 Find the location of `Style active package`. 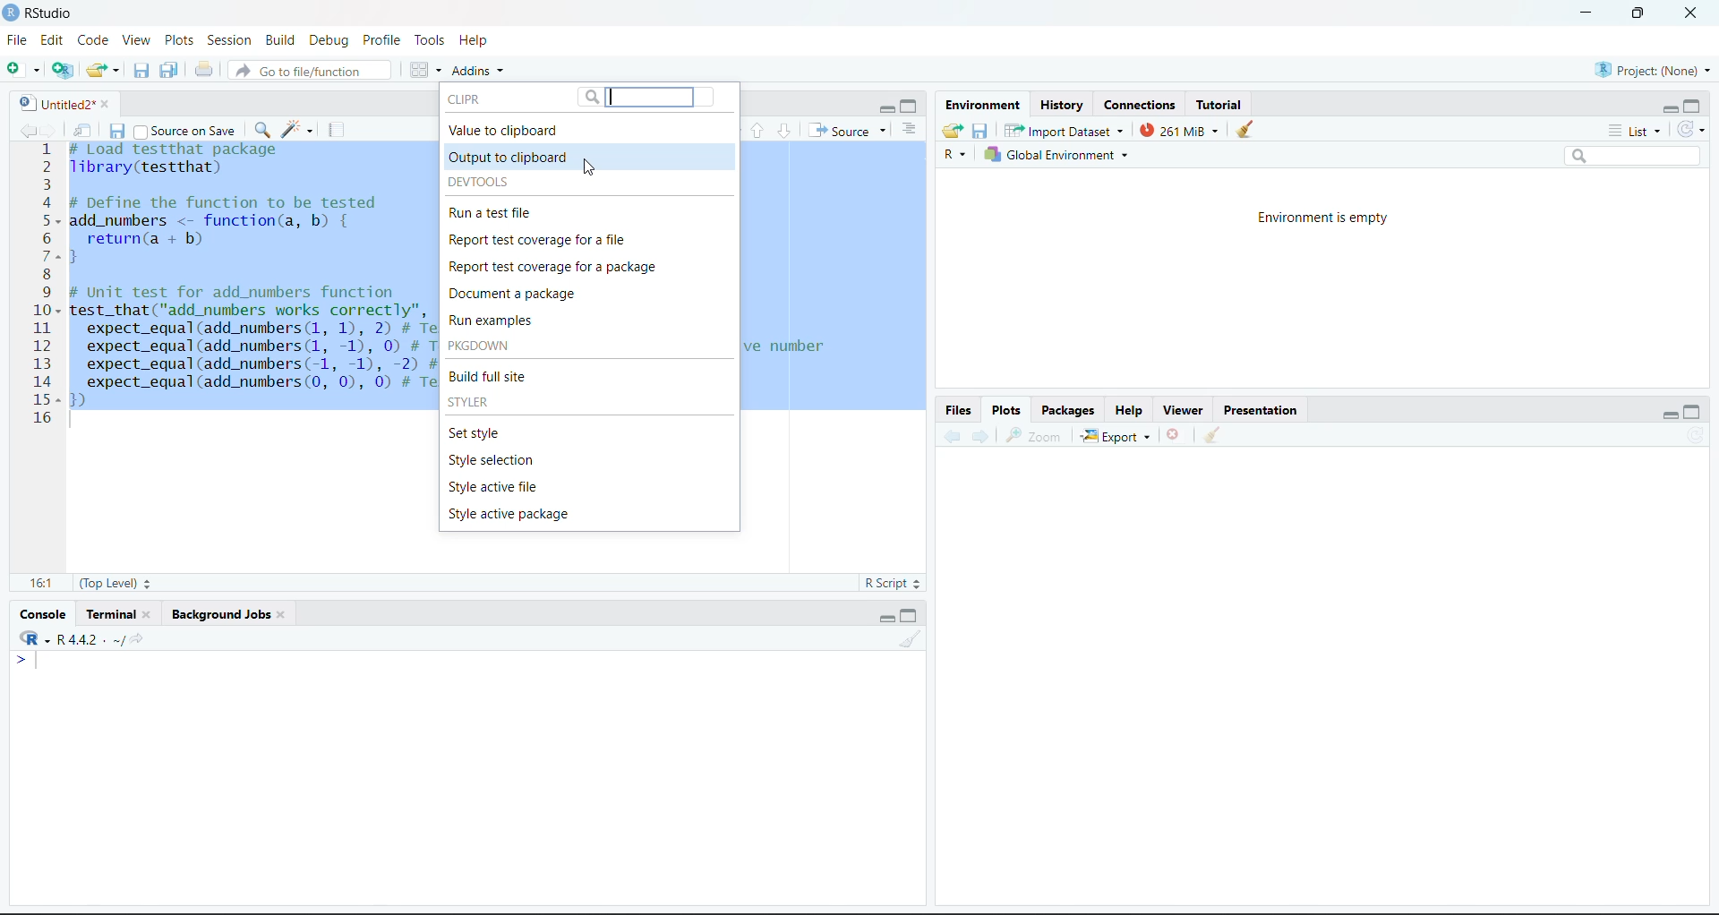

Style active package is located at coordinates (509, 516).